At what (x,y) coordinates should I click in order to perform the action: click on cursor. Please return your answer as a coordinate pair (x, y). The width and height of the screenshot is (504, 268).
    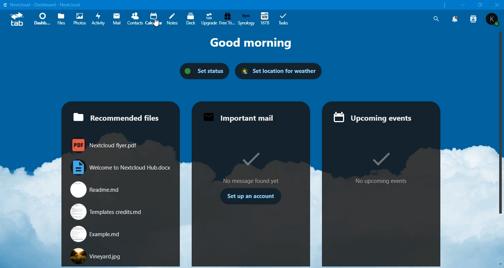
    Looking at the image, I should click on (157, 24).